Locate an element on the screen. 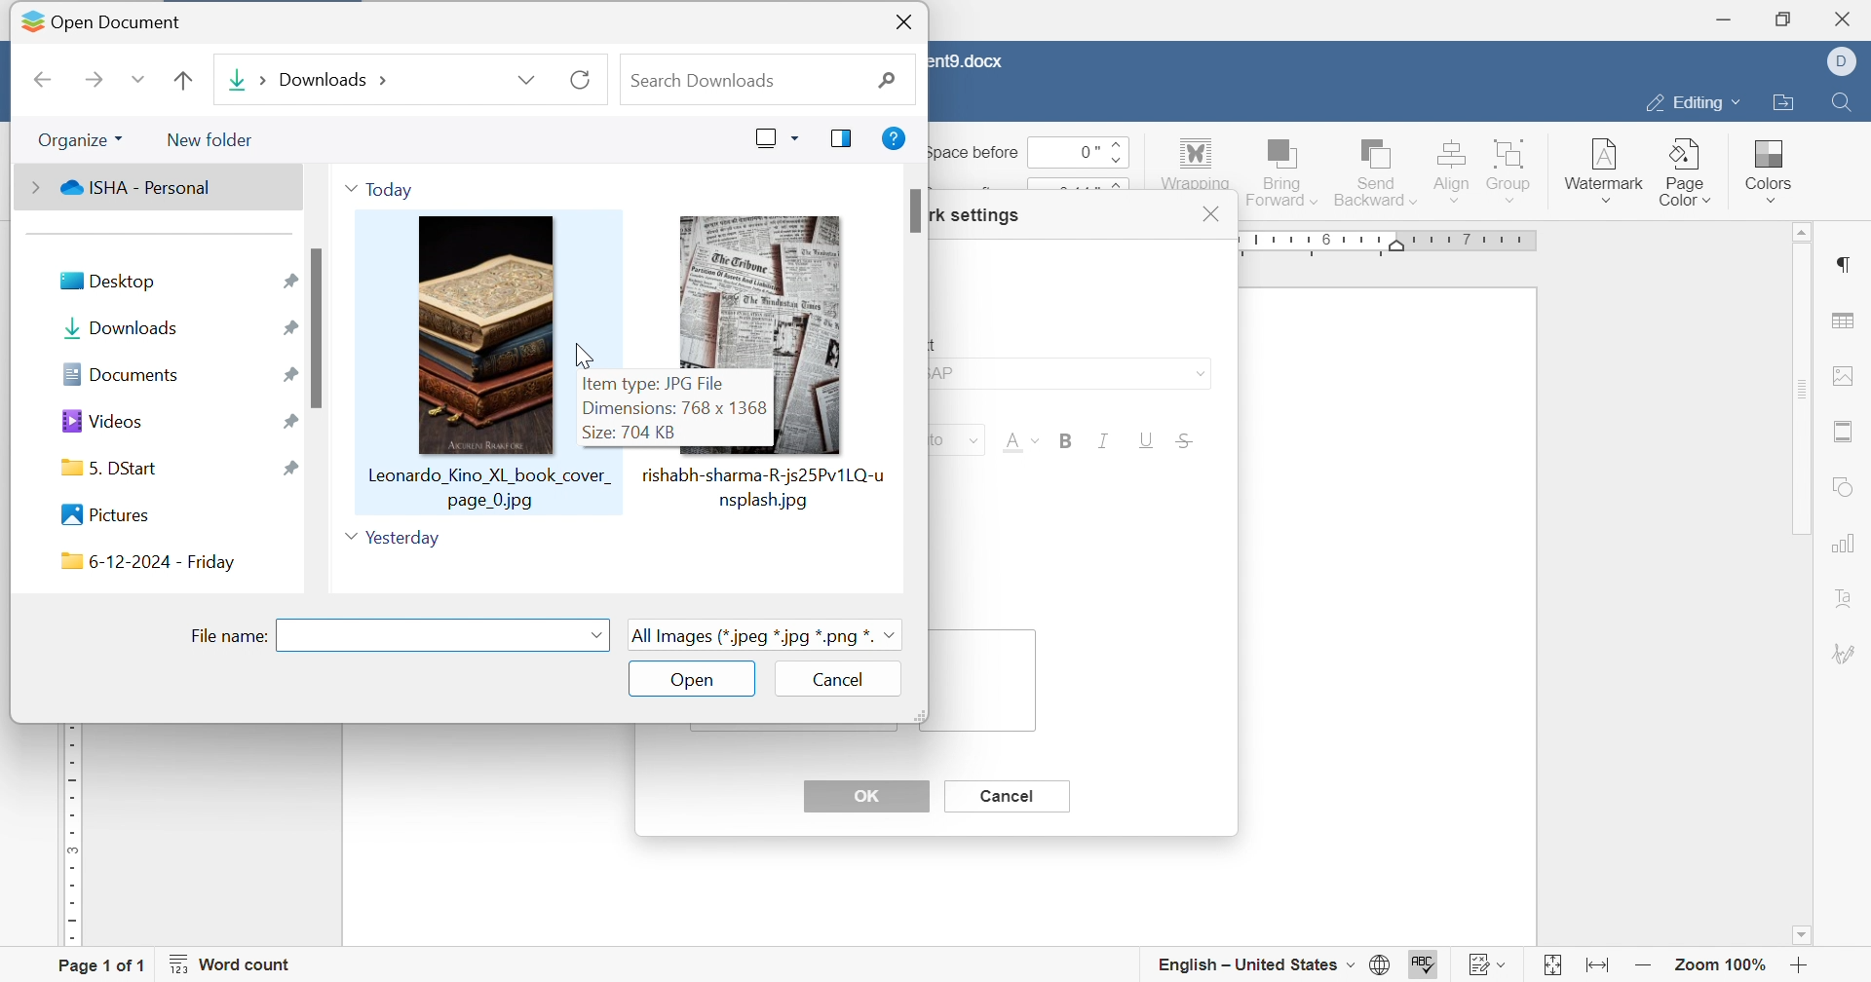 This screenshot has width=1871, height=982. shape settings is located at coordinates (1845, 489).